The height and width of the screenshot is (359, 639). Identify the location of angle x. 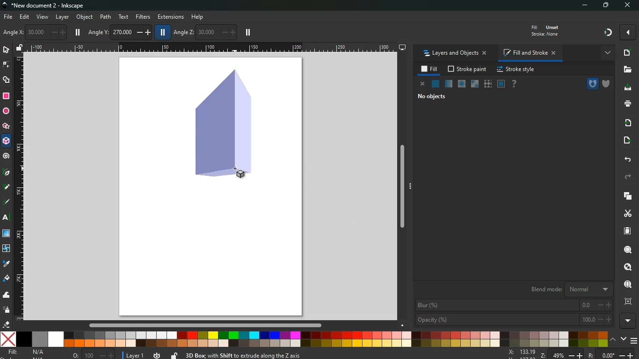
(38, 32).